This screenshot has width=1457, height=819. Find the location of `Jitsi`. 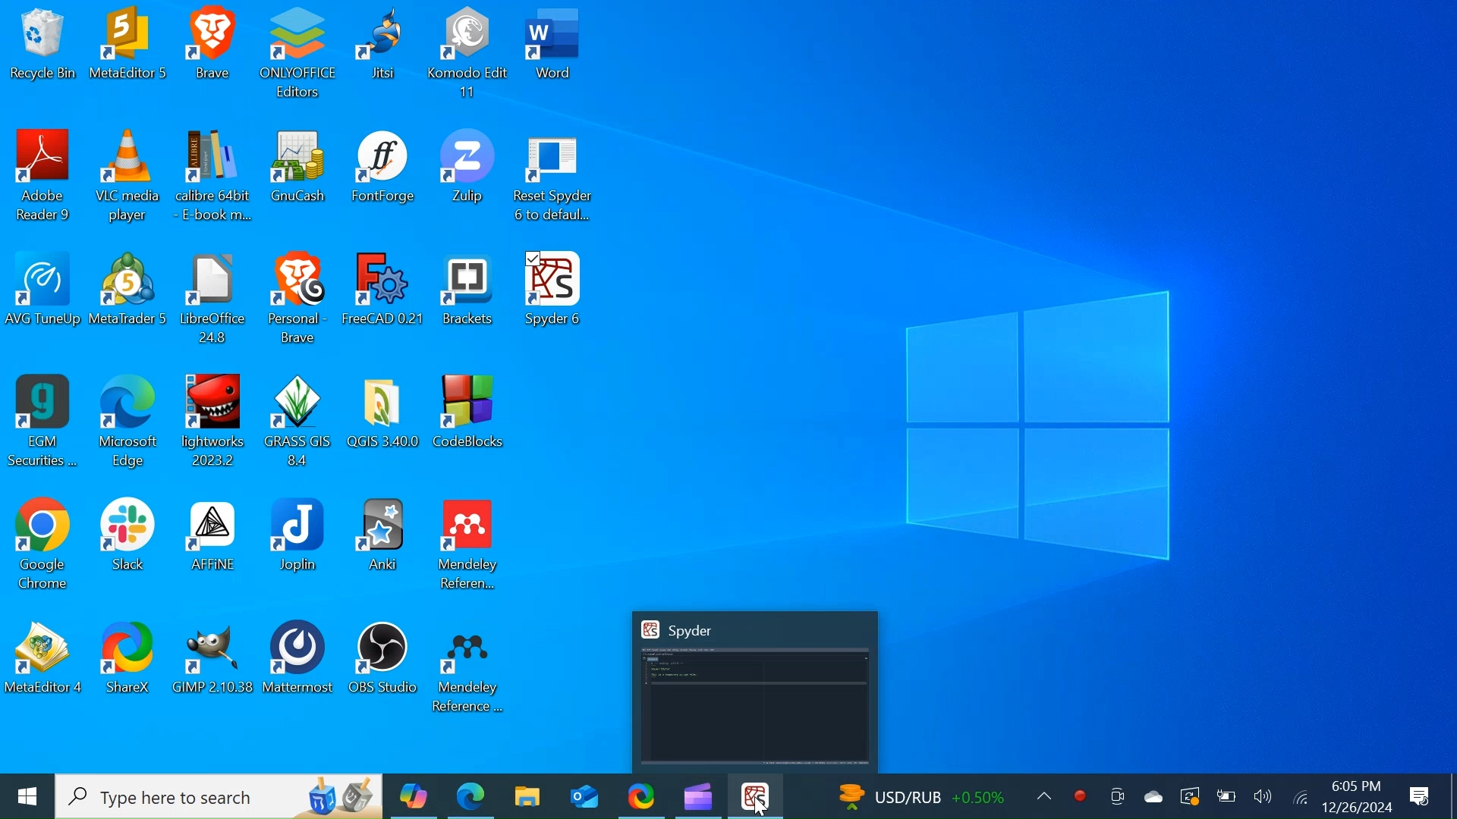

Jitsi is located at coordinates (385, 55).